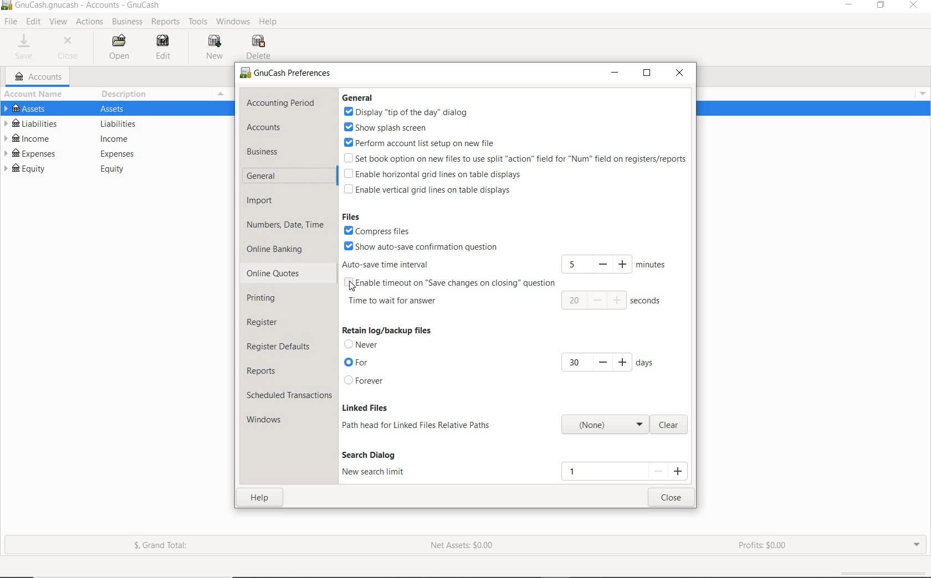 Image resolution: width=931 pixels, height=578 pixels. Describe the element at coordinates (9, 22) in the screenshot. I see `FILE` at that location.